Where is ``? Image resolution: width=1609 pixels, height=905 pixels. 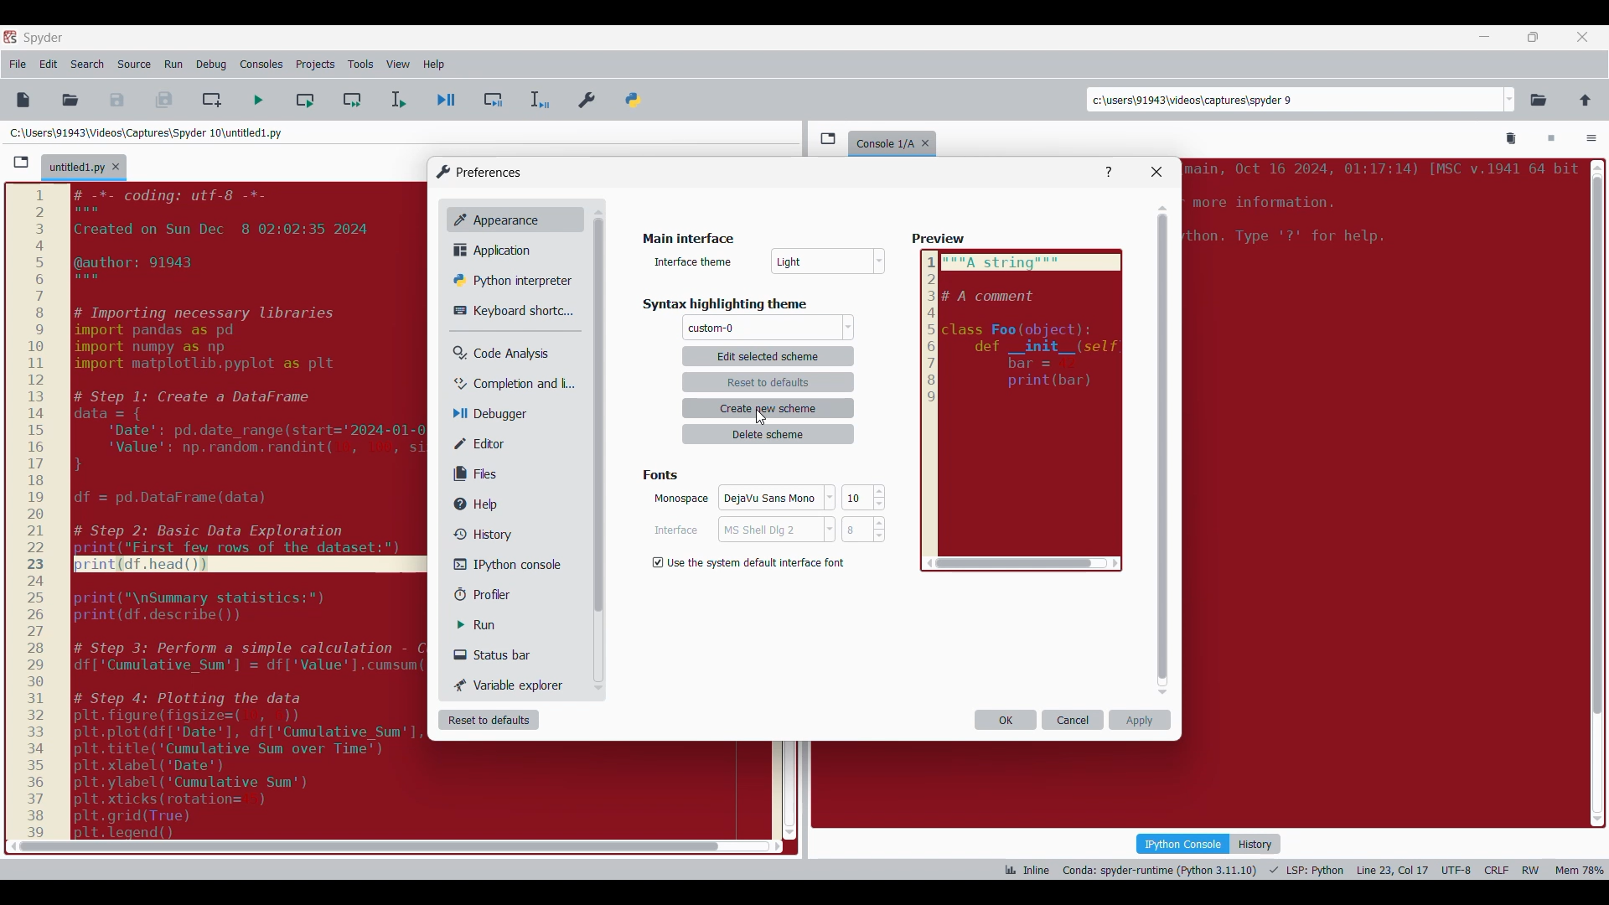  is located at coordinates (761, 422).